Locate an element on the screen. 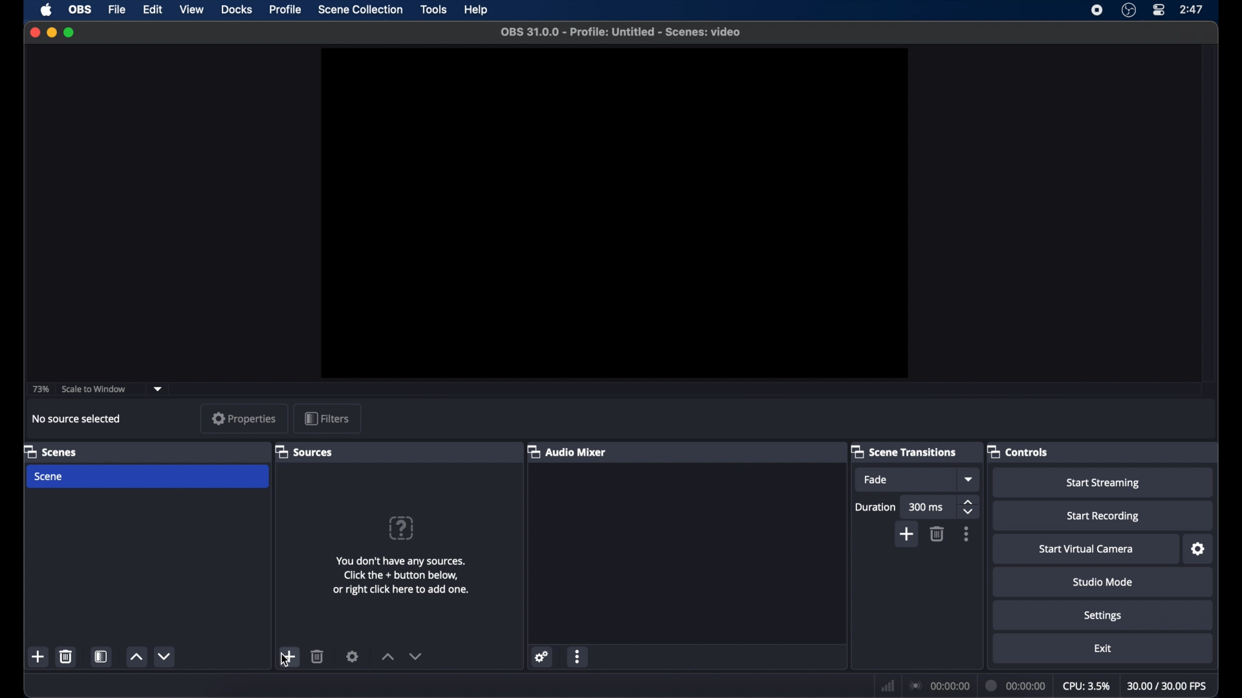  no source selected is located at coordinates (76, 418).